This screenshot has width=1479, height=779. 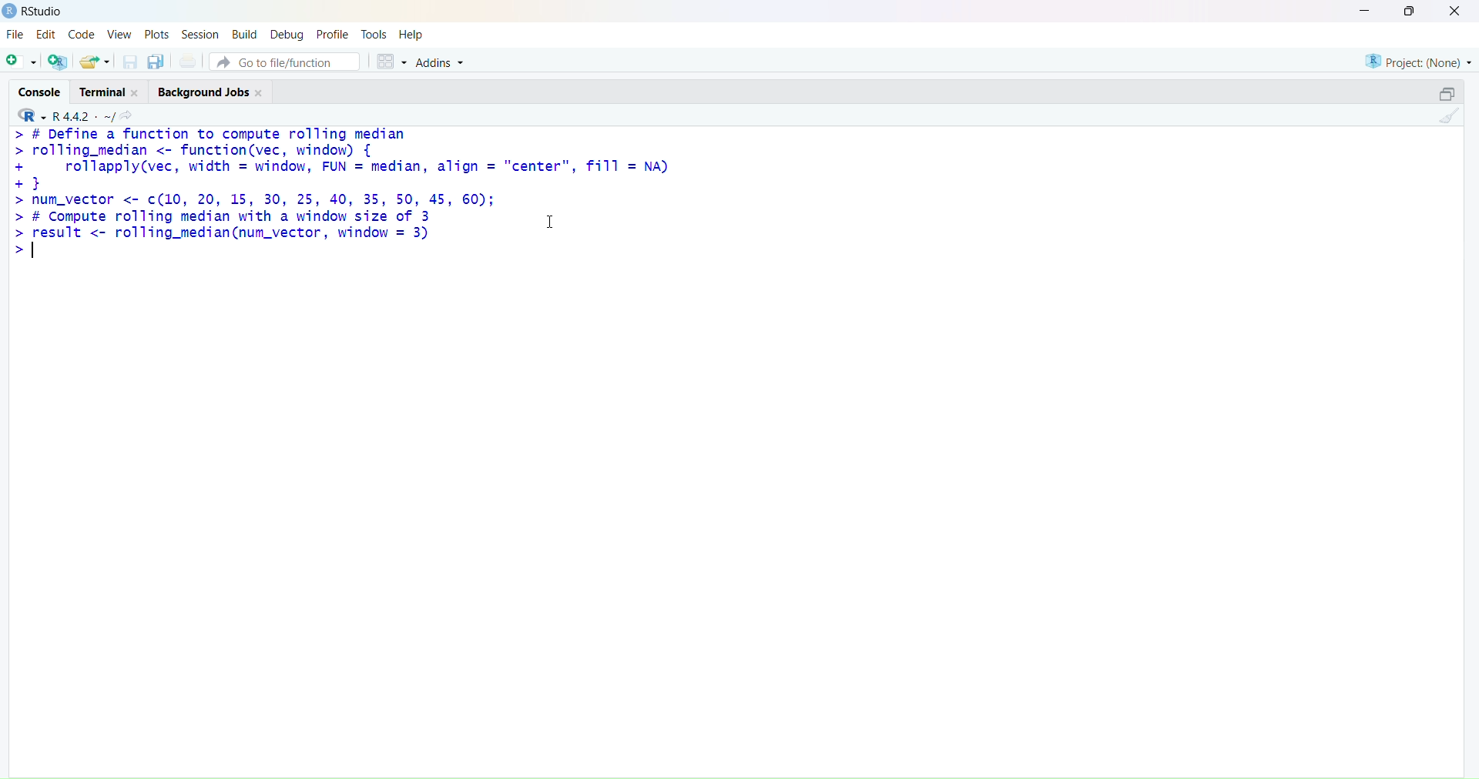 What do you see at coordinates (374, 35) in the screenshot?
I see `tools` at bounding box center [374, 35].